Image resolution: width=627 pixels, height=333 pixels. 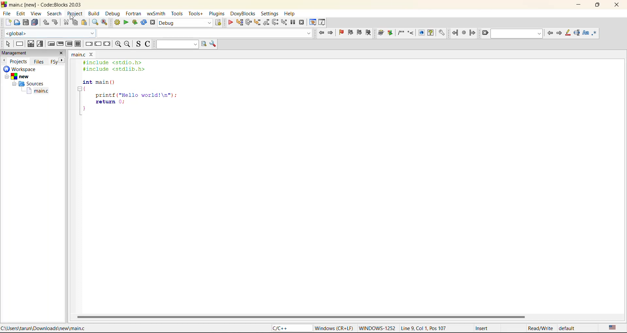 I want to click on select, so click(x=8, y=44).